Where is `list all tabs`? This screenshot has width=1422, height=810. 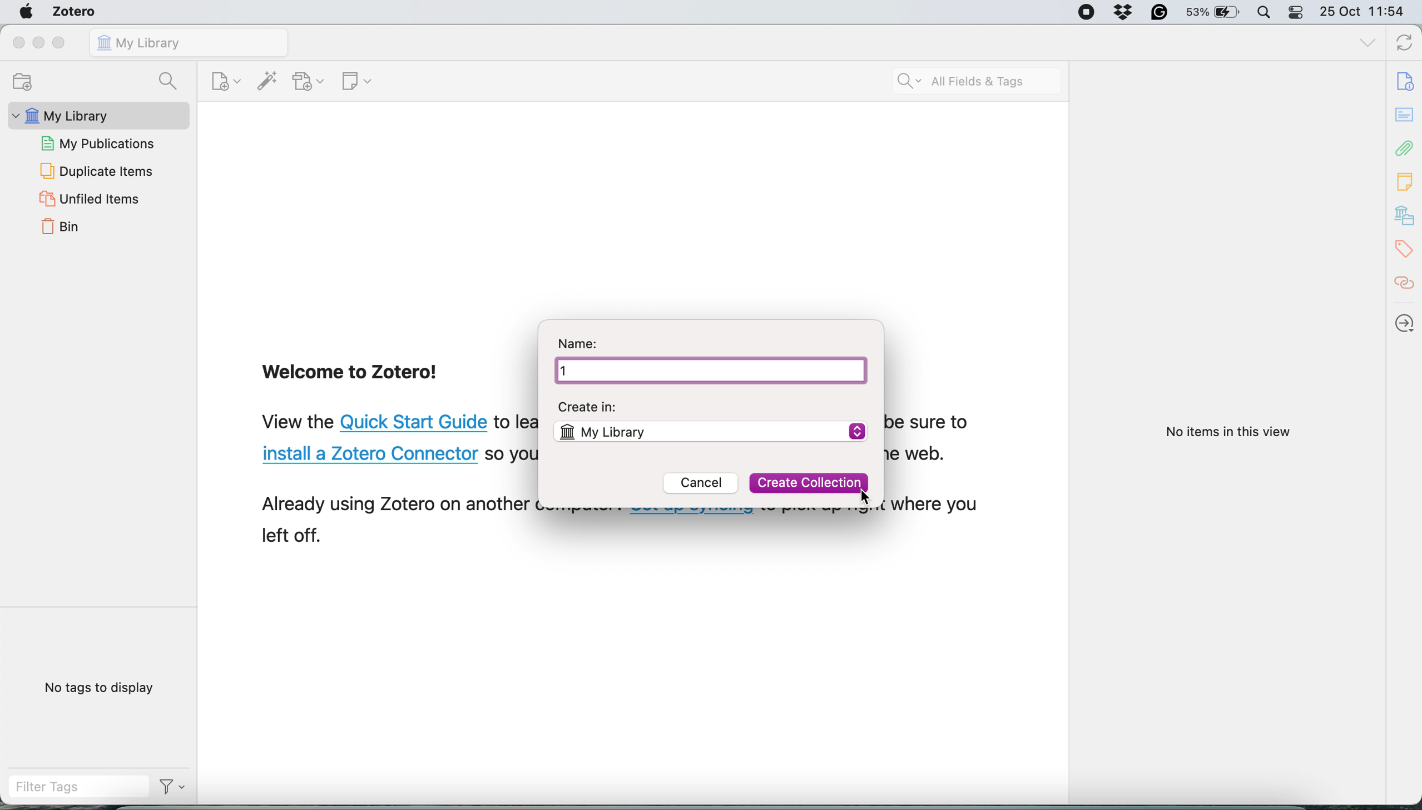
list all tabs is located at coordinates (1365, 45).